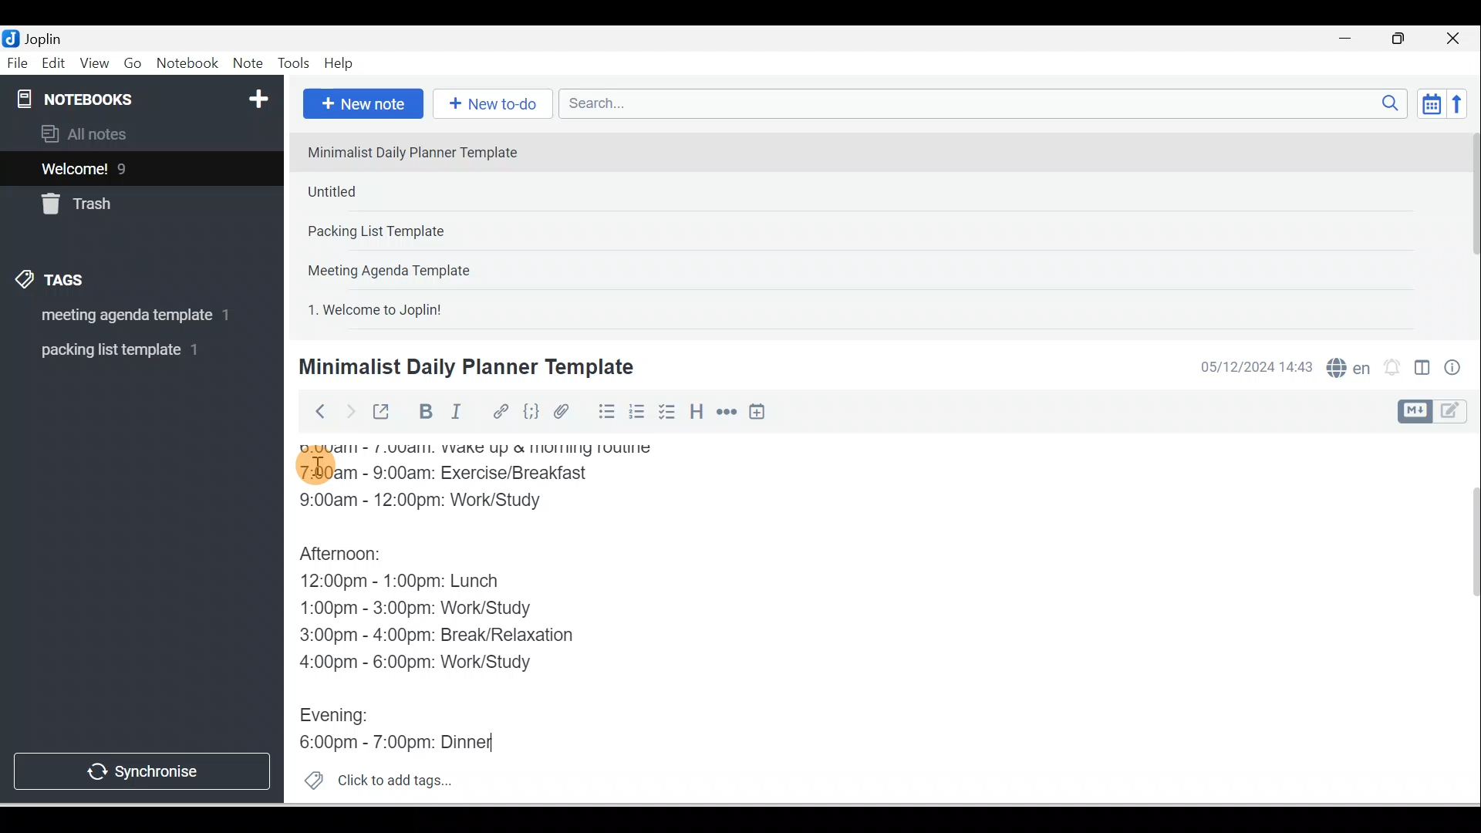 The width and height of the screenshot is (1481, 833). What do you see at coordinates (187, 64) in the screenshot?
I see `Notebook` at bounding box center [187, 64].